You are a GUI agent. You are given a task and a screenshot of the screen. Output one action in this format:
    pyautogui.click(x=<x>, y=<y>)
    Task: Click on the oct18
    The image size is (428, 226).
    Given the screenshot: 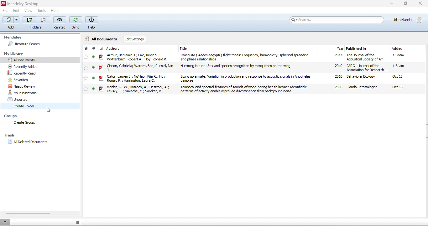 What is the action you would take?
    pyautogui.click(x=398, y=88)
    